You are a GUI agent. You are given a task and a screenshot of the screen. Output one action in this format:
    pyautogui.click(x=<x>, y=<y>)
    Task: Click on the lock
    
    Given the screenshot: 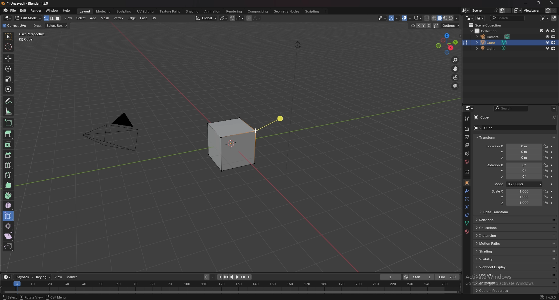 What is the action you would take?
    pyautogui.click(x=545, y=158)
    